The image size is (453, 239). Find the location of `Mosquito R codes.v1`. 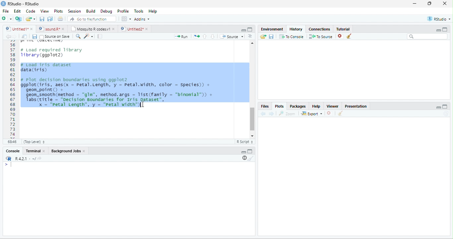

Mosquito R codes.v1 is located at coordinates (90, 29).